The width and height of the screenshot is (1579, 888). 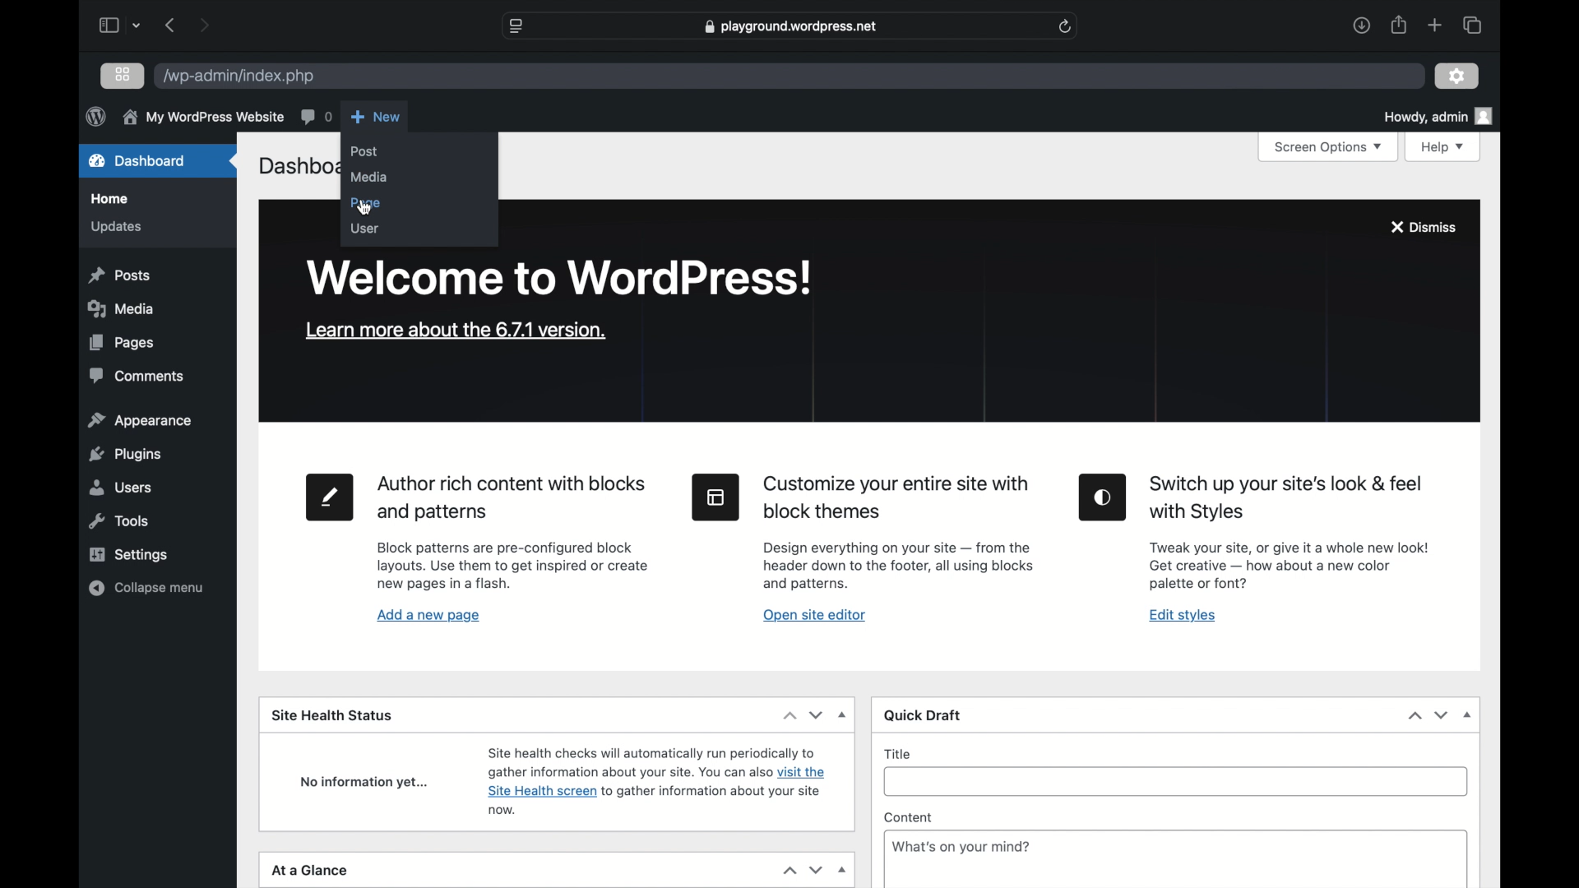 What do you see at coordinates (801, 715) in the screenshot?
I see `stepper buttons` at bounding box center [801, 715].